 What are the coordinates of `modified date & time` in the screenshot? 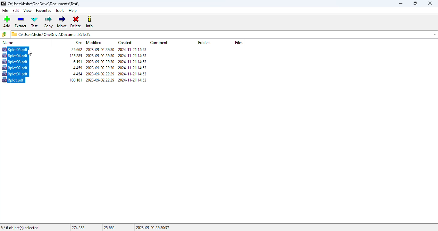 It's located at (101, 56).